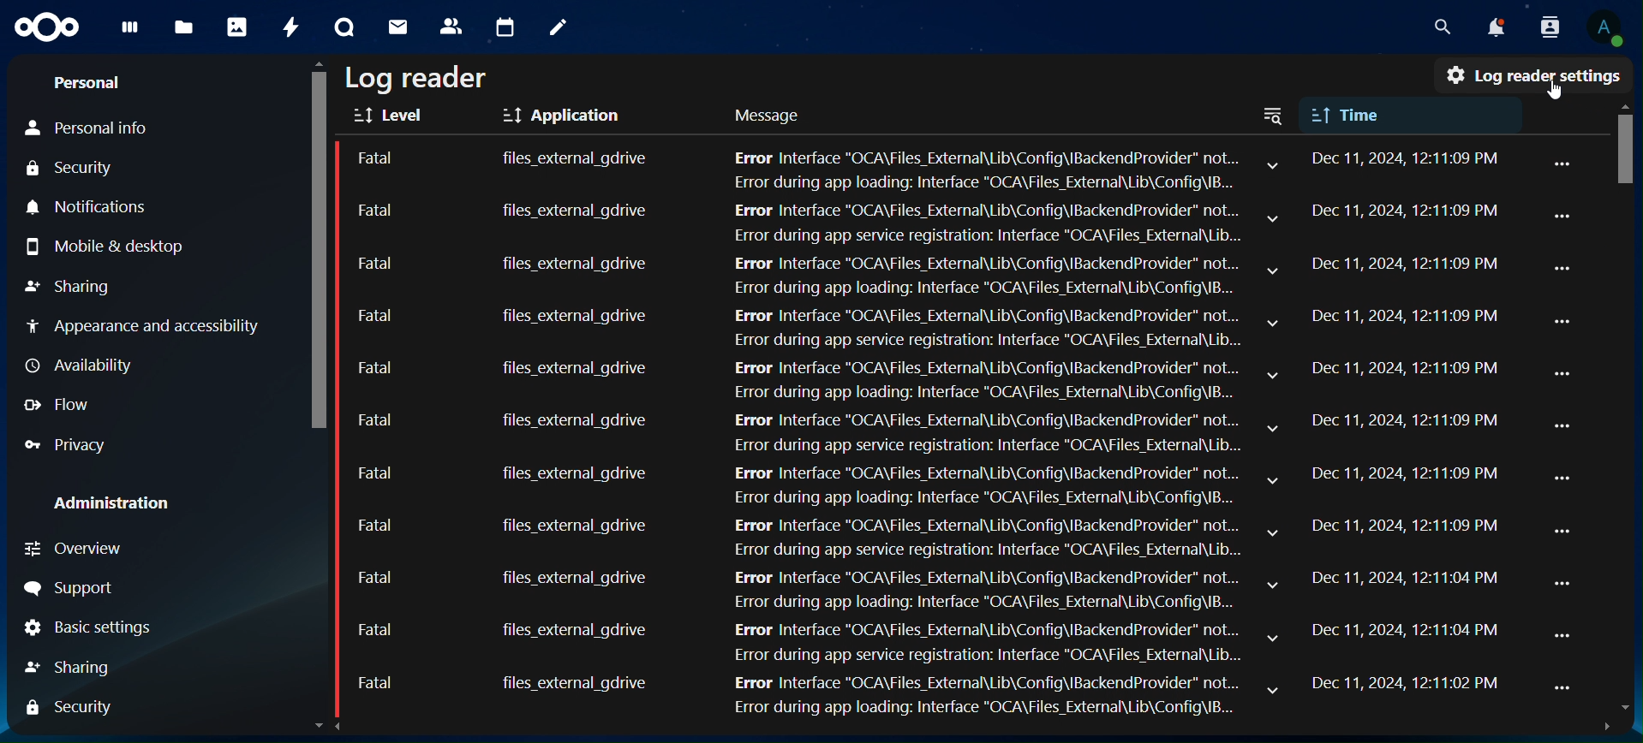 This screenshot has height=743, width=1643. What do you see at coordinates (1566, 267) in the screenshot?
I see `...` at bounding box center [1566, 267].